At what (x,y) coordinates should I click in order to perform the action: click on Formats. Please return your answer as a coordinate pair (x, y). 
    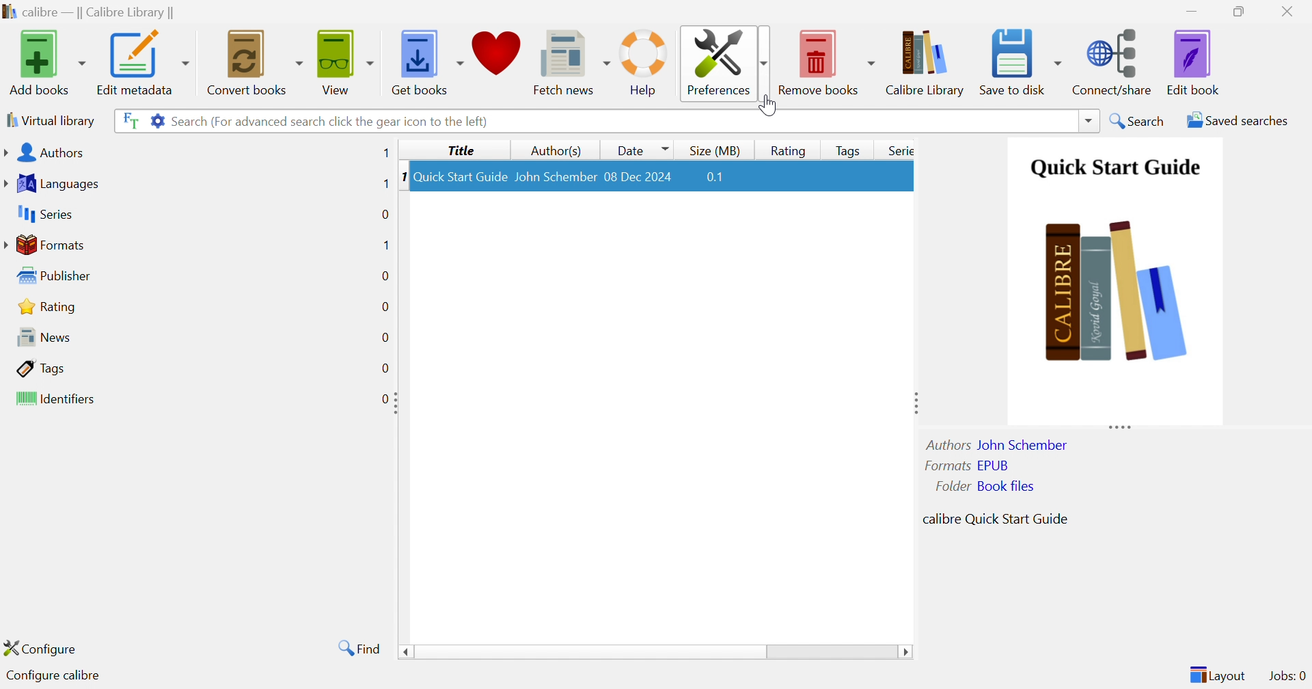
    Looking at the image, I should click on (47, 245).